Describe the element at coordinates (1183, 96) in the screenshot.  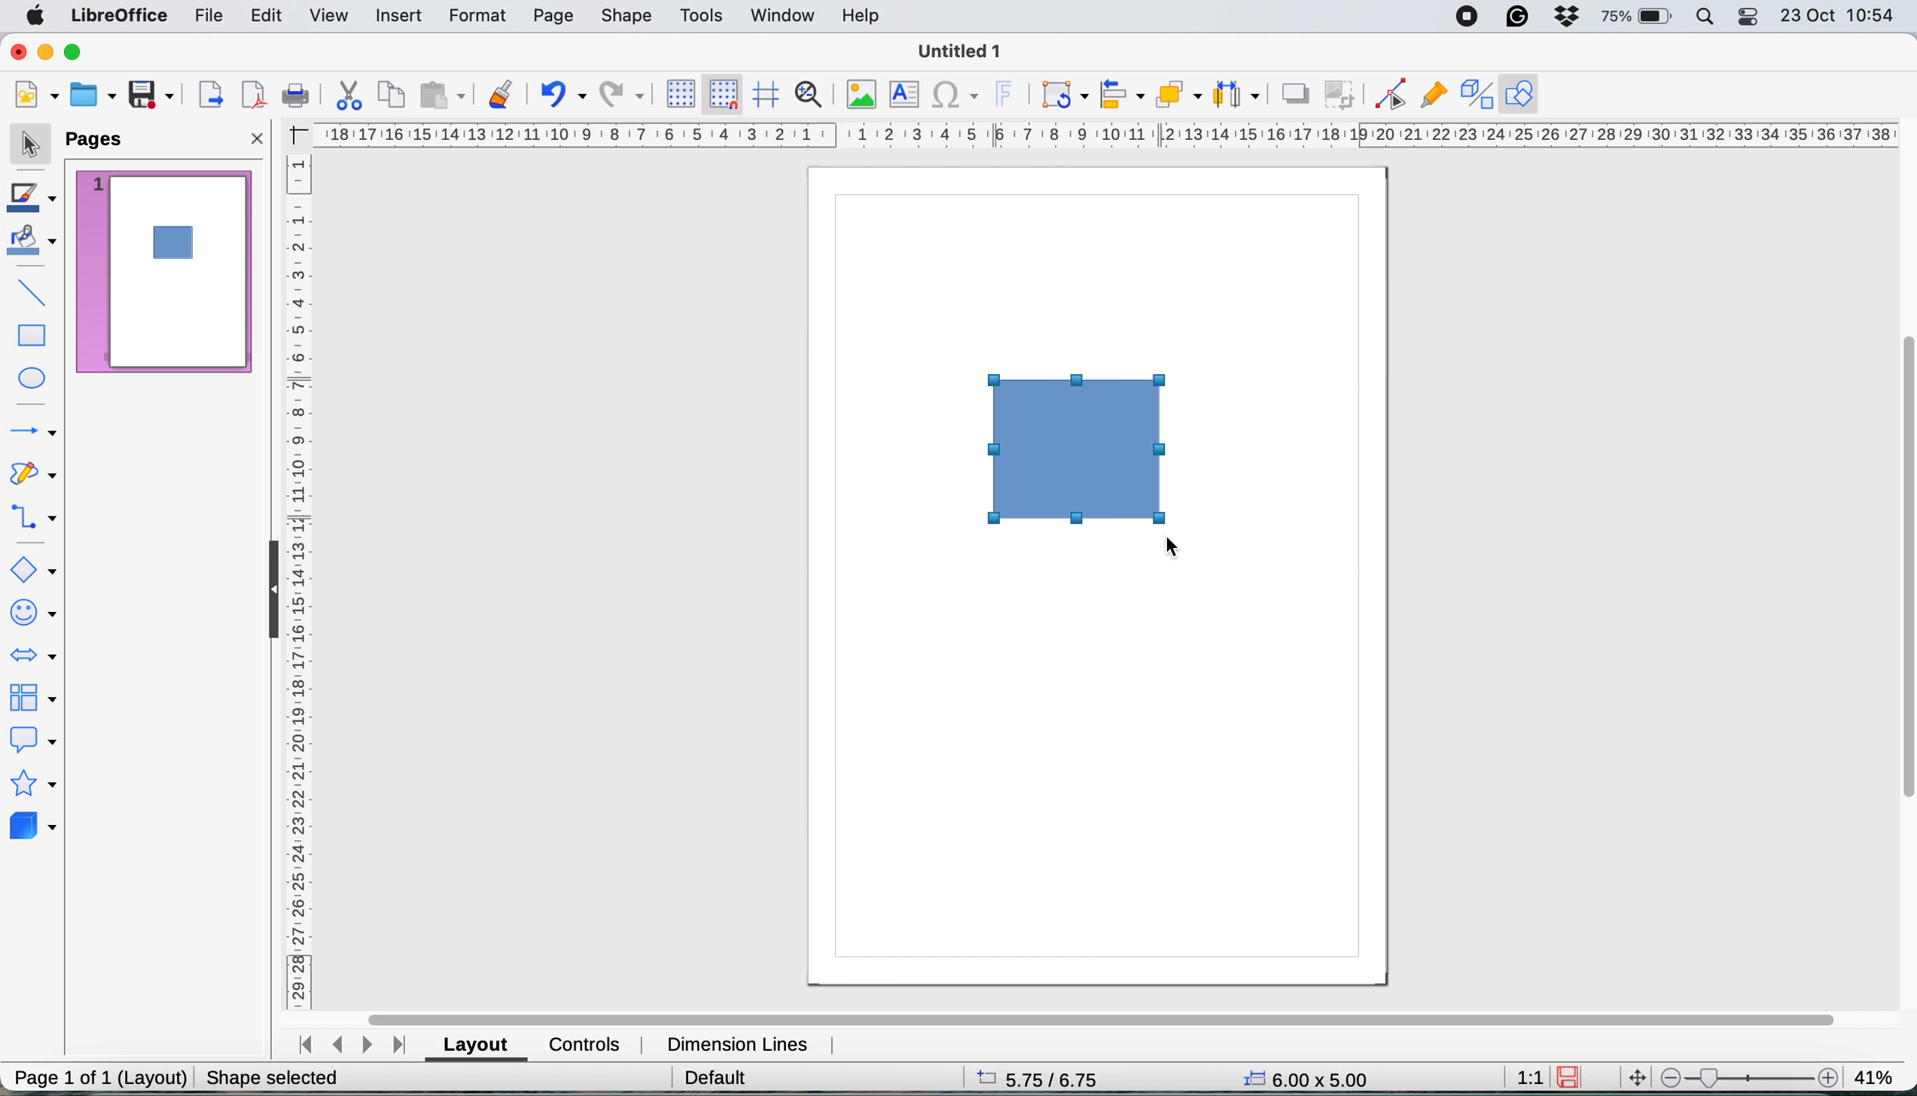
I see `arrange` at that location.